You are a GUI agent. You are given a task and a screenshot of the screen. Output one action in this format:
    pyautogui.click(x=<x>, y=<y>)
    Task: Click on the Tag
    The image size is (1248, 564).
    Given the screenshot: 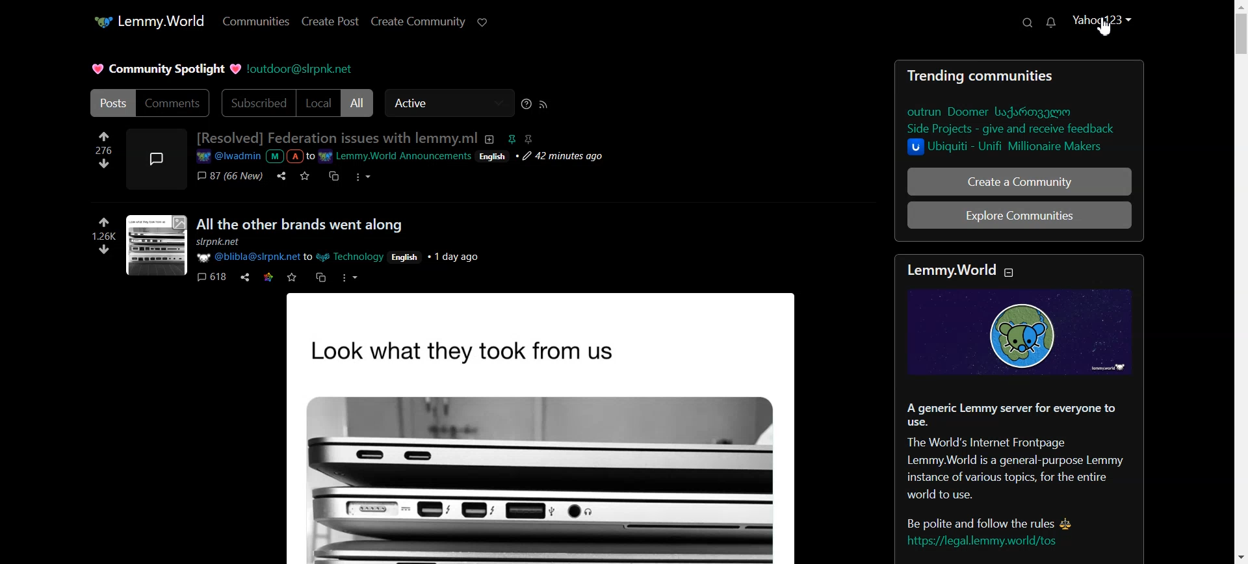 What is the action you would take?
    pyautogui.click(x=521, y=139)
    